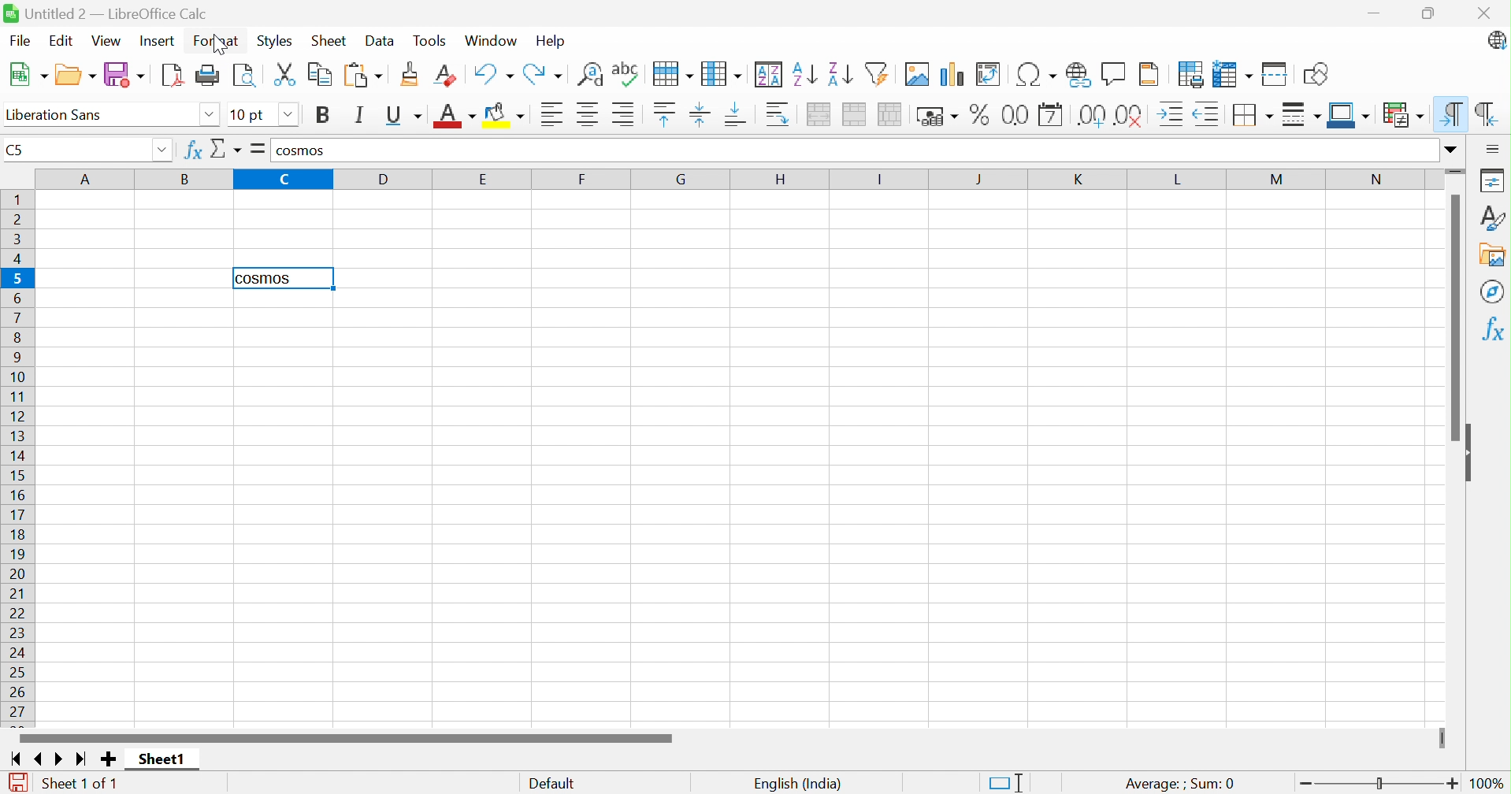  I want to click on Insert special characters, so click(1037, 74).